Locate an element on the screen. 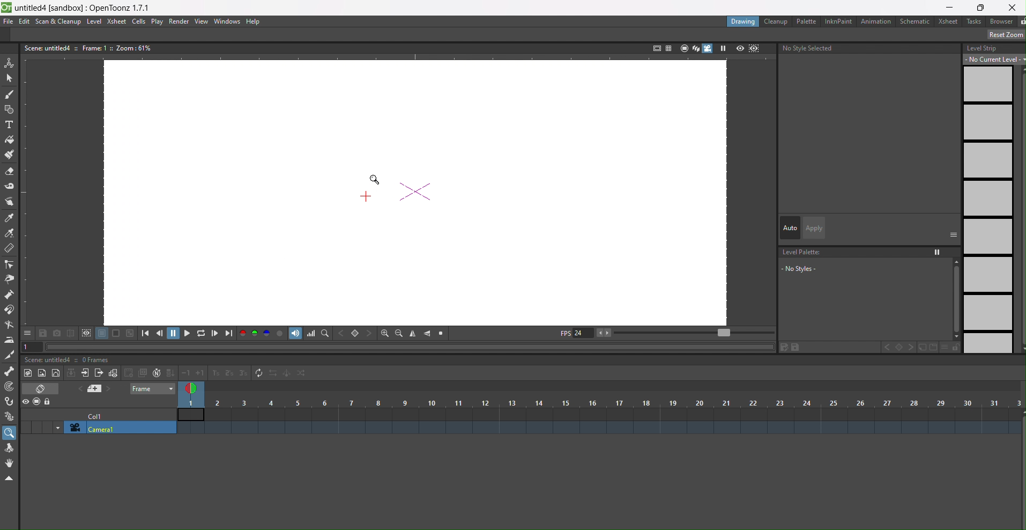 The width and height of the screenshot is (1026, 530). text is located at coordinates (87, 48).